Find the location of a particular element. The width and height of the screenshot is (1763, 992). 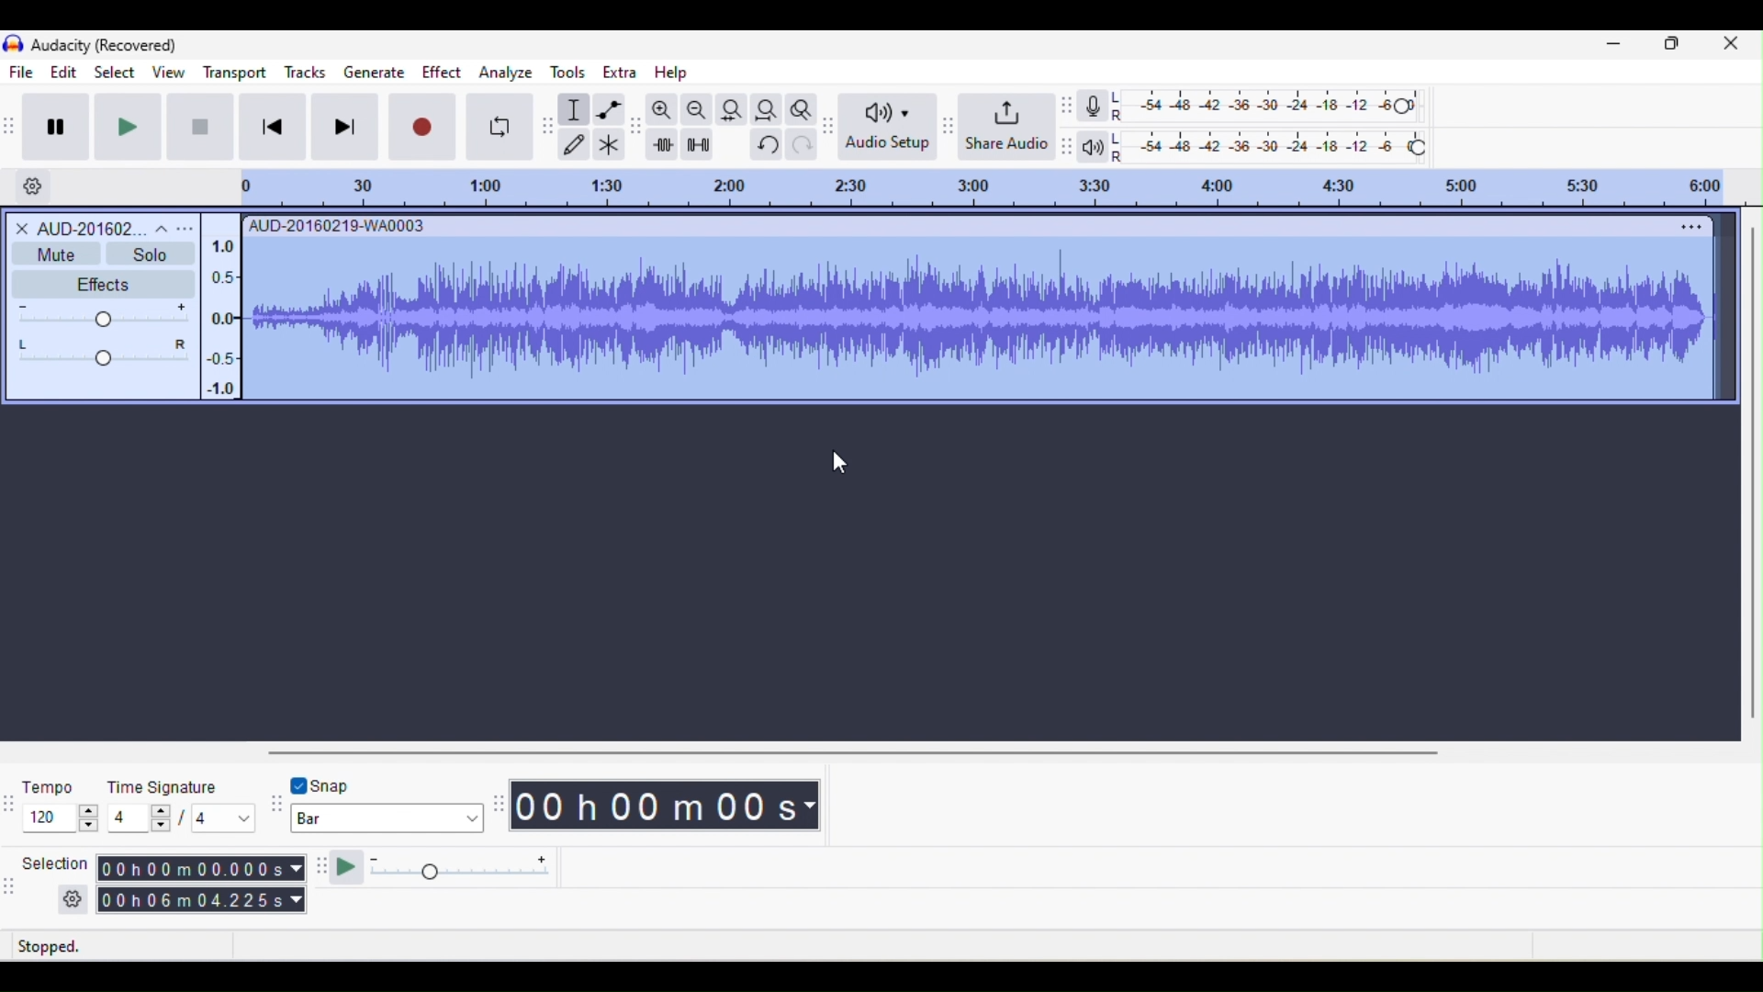

Minimize/Maximize is located at coordinates (1673, 48).